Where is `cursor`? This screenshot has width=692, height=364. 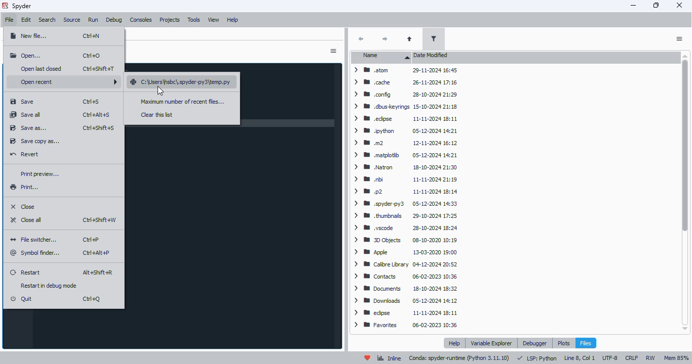
cursor is located at coordinates (161, 90).